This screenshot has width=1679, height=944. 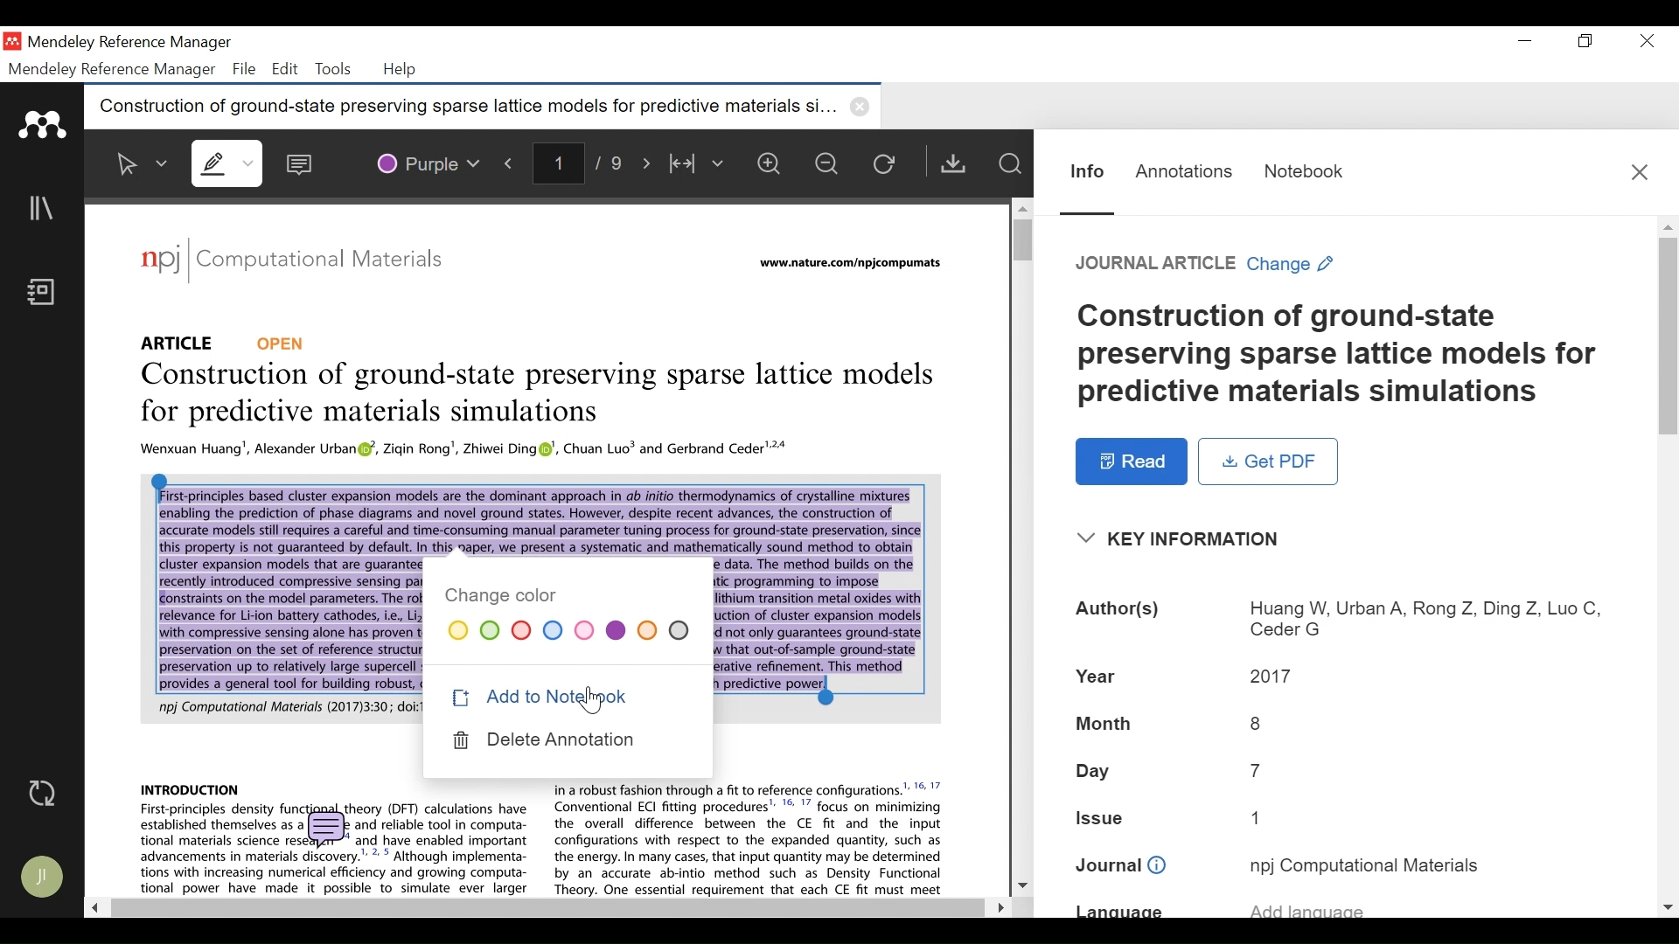 I want to click on Issue, so click(x=1263, y=816).